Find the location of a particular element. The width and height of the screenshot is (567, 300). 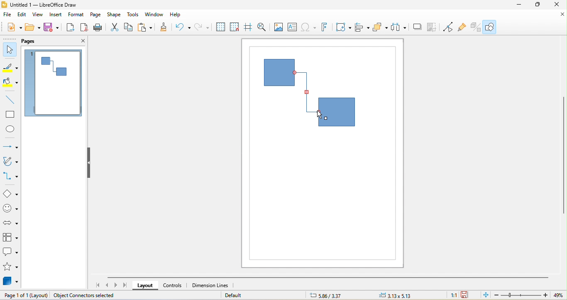

symbol shape is located at coordinates (12, 209).